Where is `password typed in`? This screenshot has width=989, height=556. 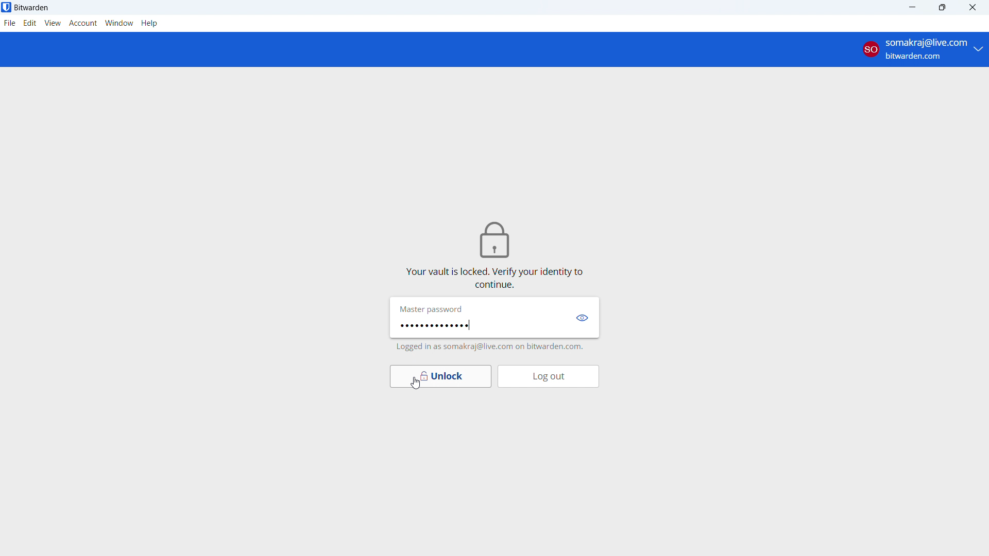 password typed in is located at coordinates (435, 326).